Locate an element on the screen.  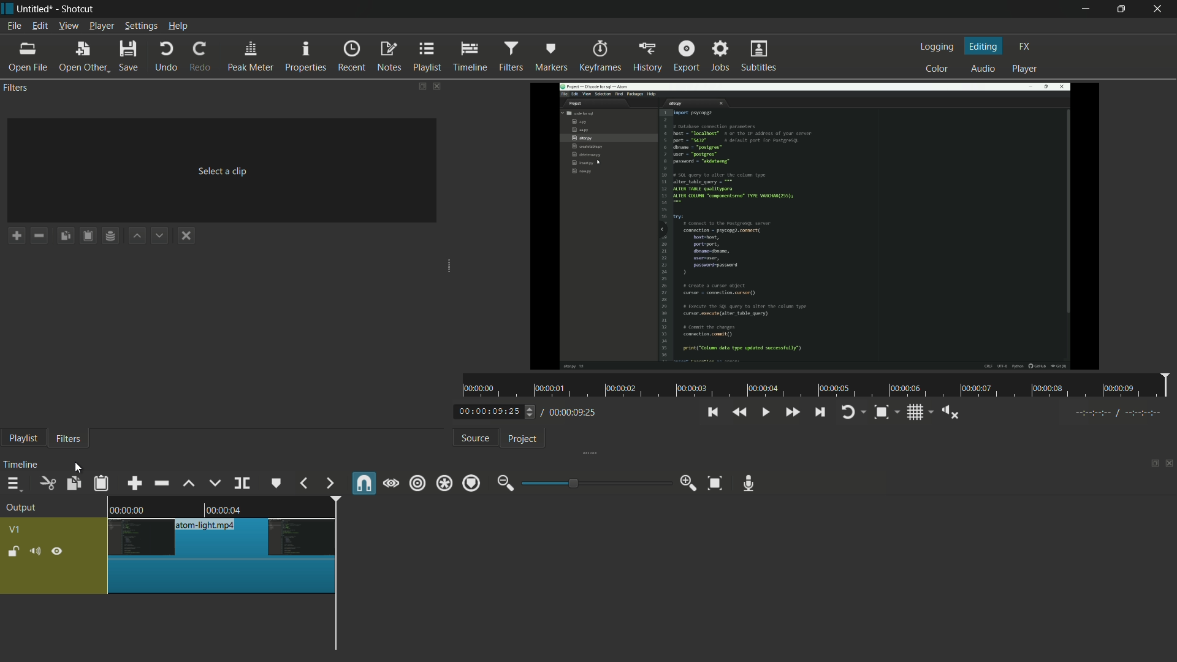
toggle player looping is located at coordinates (854, 412).